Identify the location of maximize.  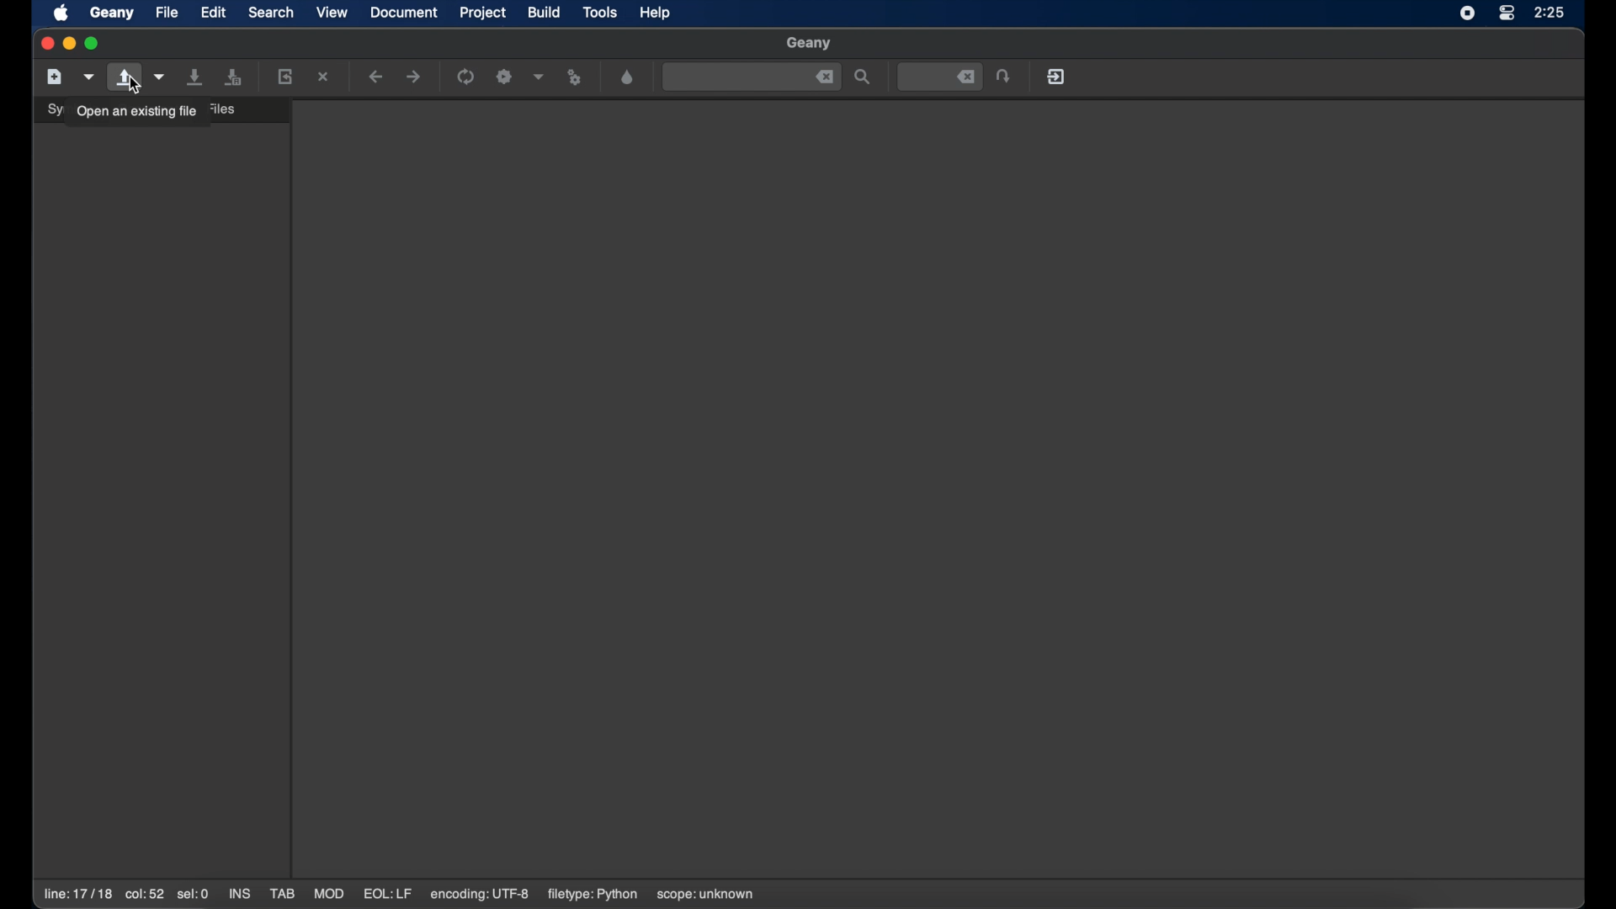
(93, 44).